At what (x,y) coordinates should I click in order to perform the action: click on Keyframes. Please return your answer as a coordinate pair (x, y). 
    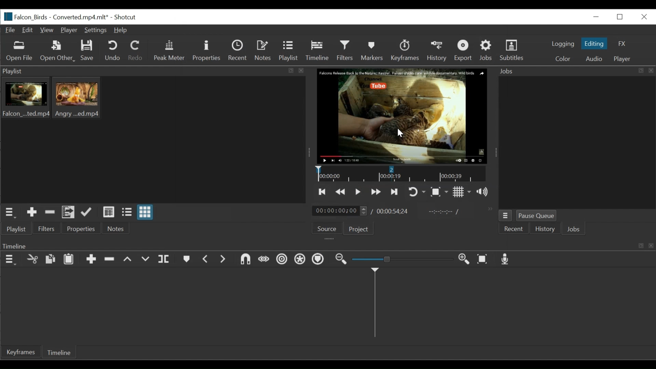
    Looking at the image, I should click on (405, 51).